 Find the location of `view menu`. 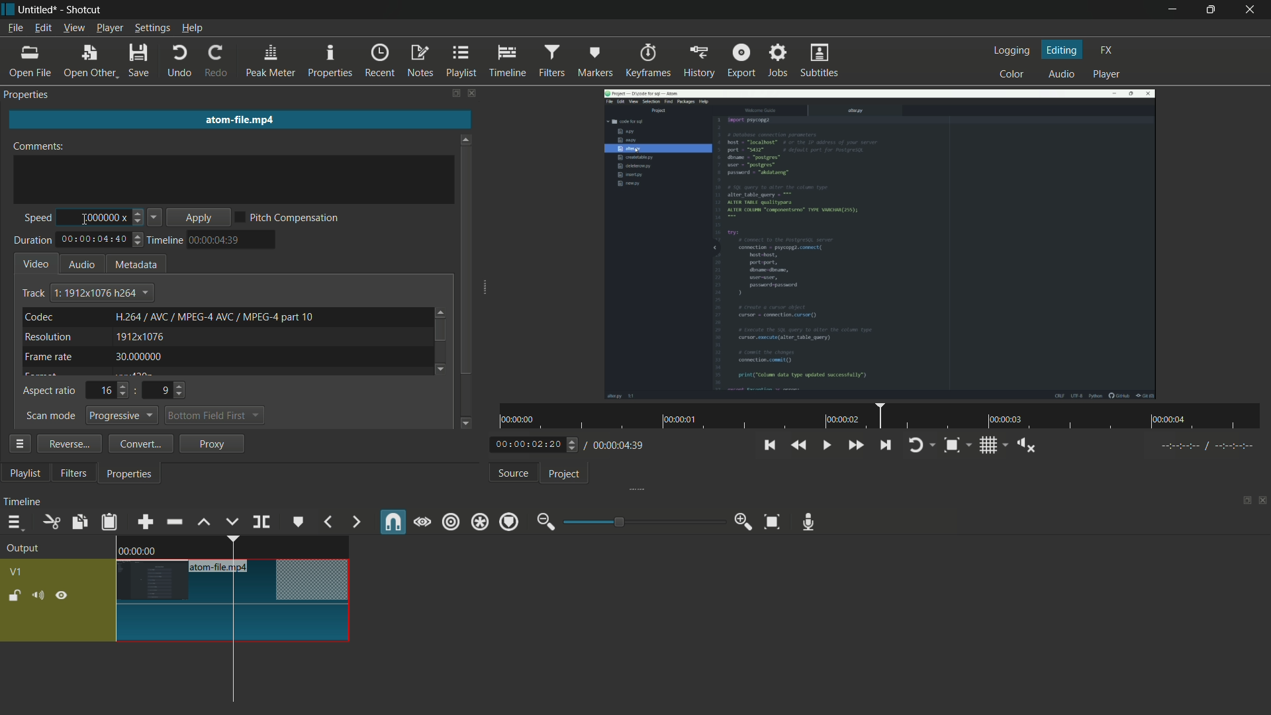

view menu is located at coordinates (75, 28).